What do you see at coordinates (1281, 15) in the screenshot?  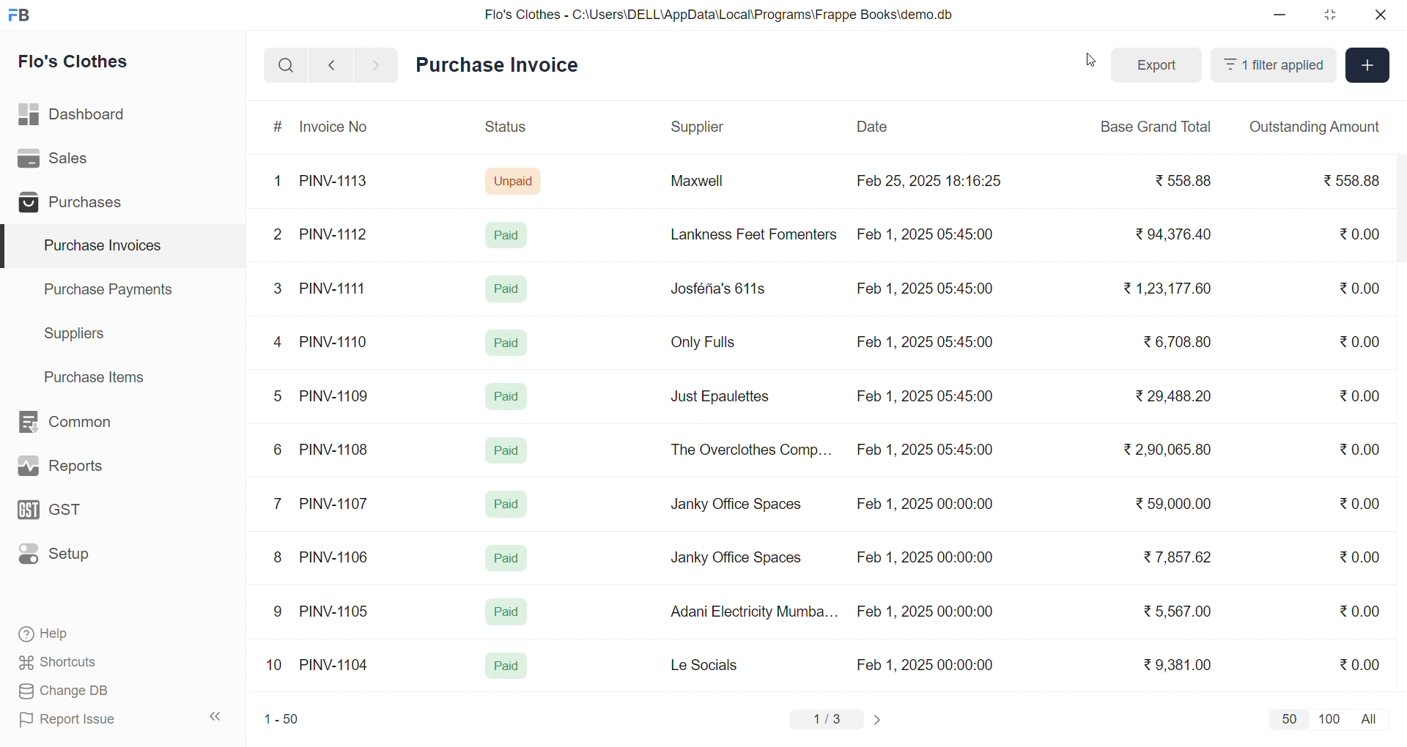 I see `minimize` at bounding box center [1281, 15].